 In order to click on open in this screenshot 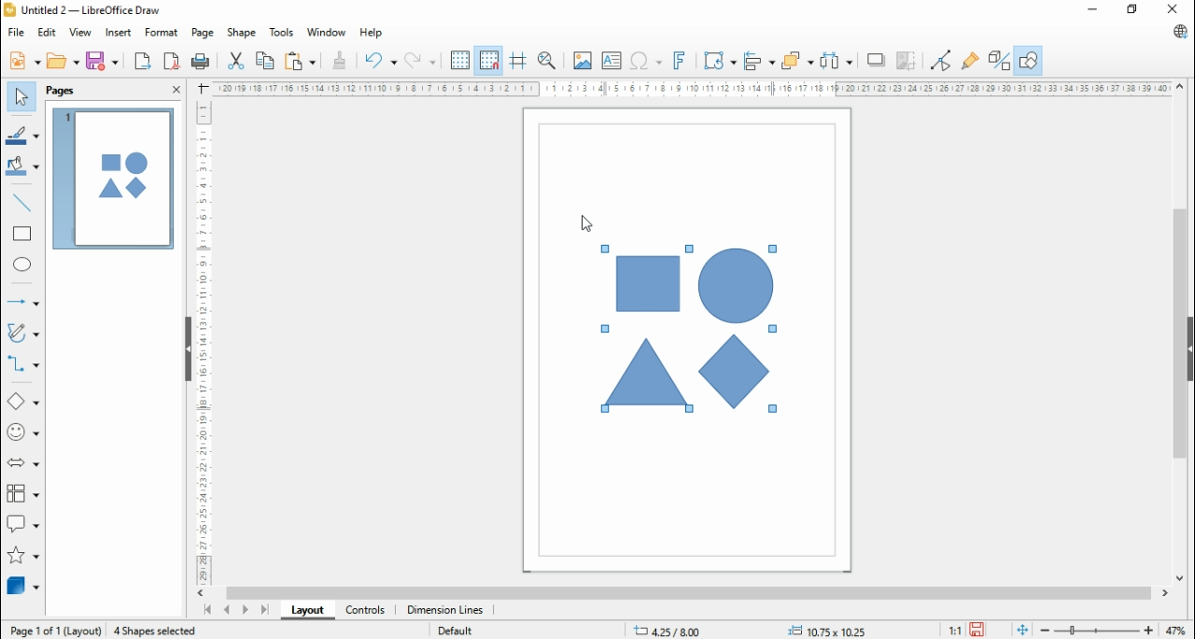, I will do `click(63, 60)`.